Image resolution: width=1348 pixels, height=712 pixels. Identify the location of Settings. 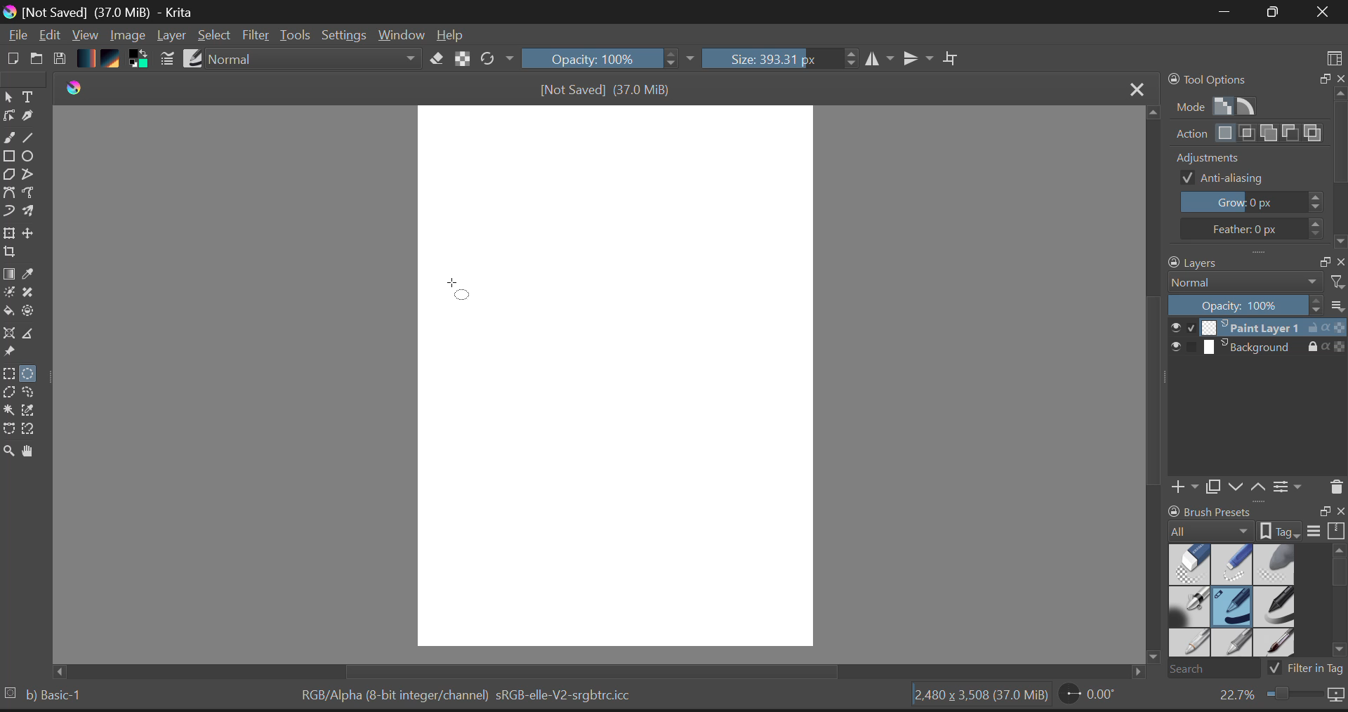
(345, 36).